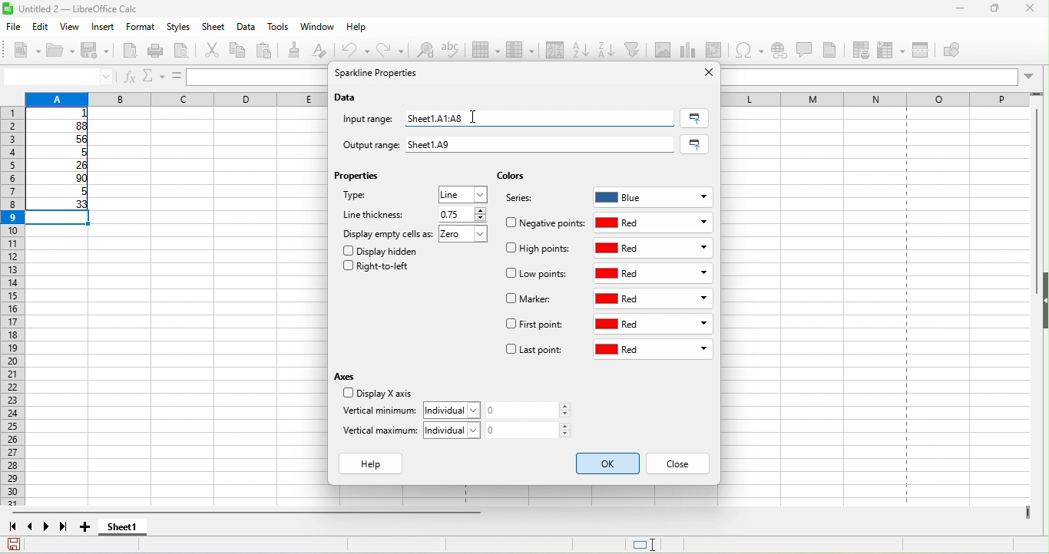 Image resolution: width=1049 pixels, height=554 pixels. I want to click on drag to view next columns, so click(1028, 513).